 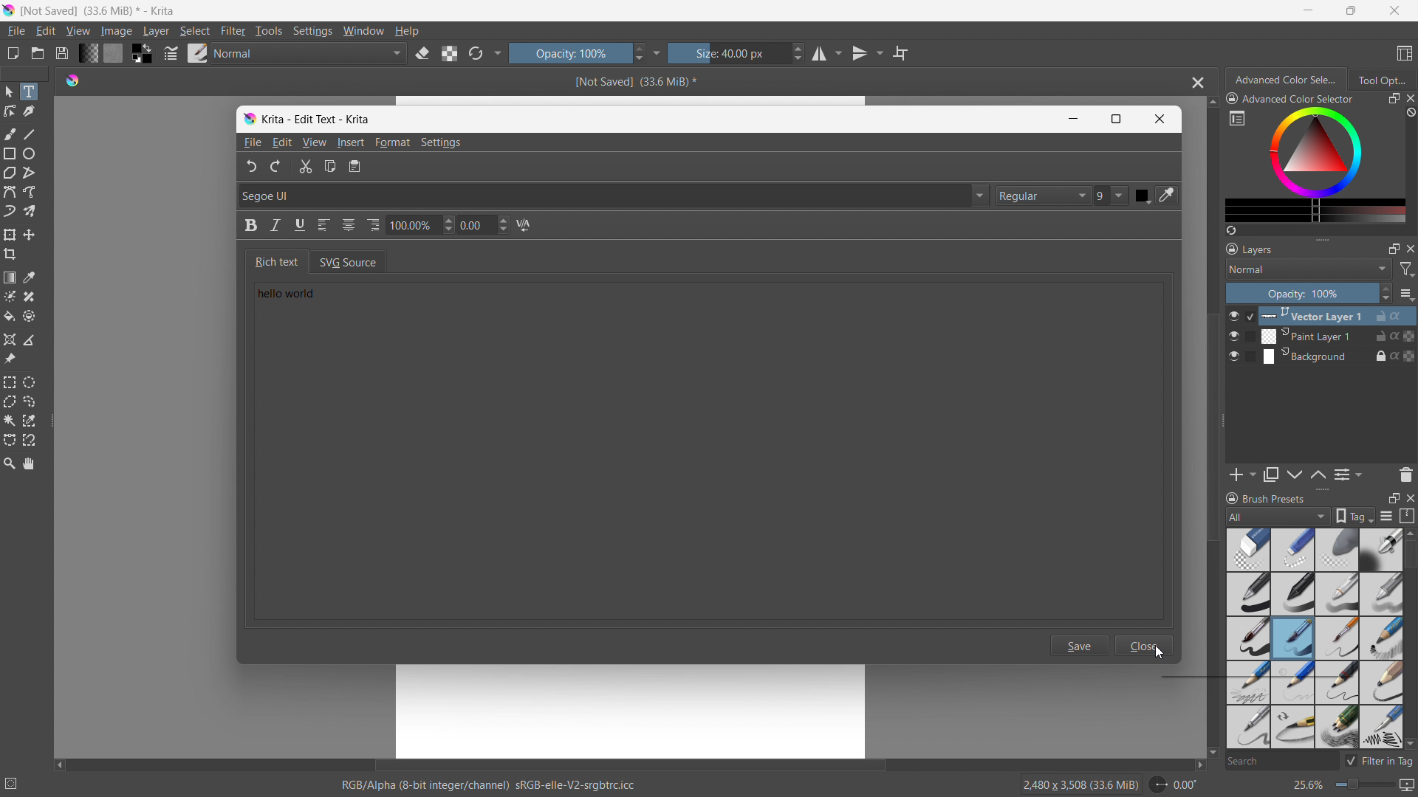 What do you see at coordinates (29, 153) in the screenshot?
I see `ellipse tool` at bounding box center [29, 153].